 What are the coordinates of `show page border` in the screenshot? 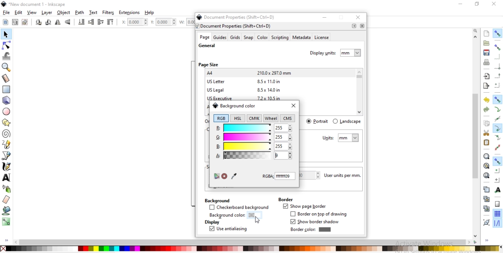 It's located at (304, 207).